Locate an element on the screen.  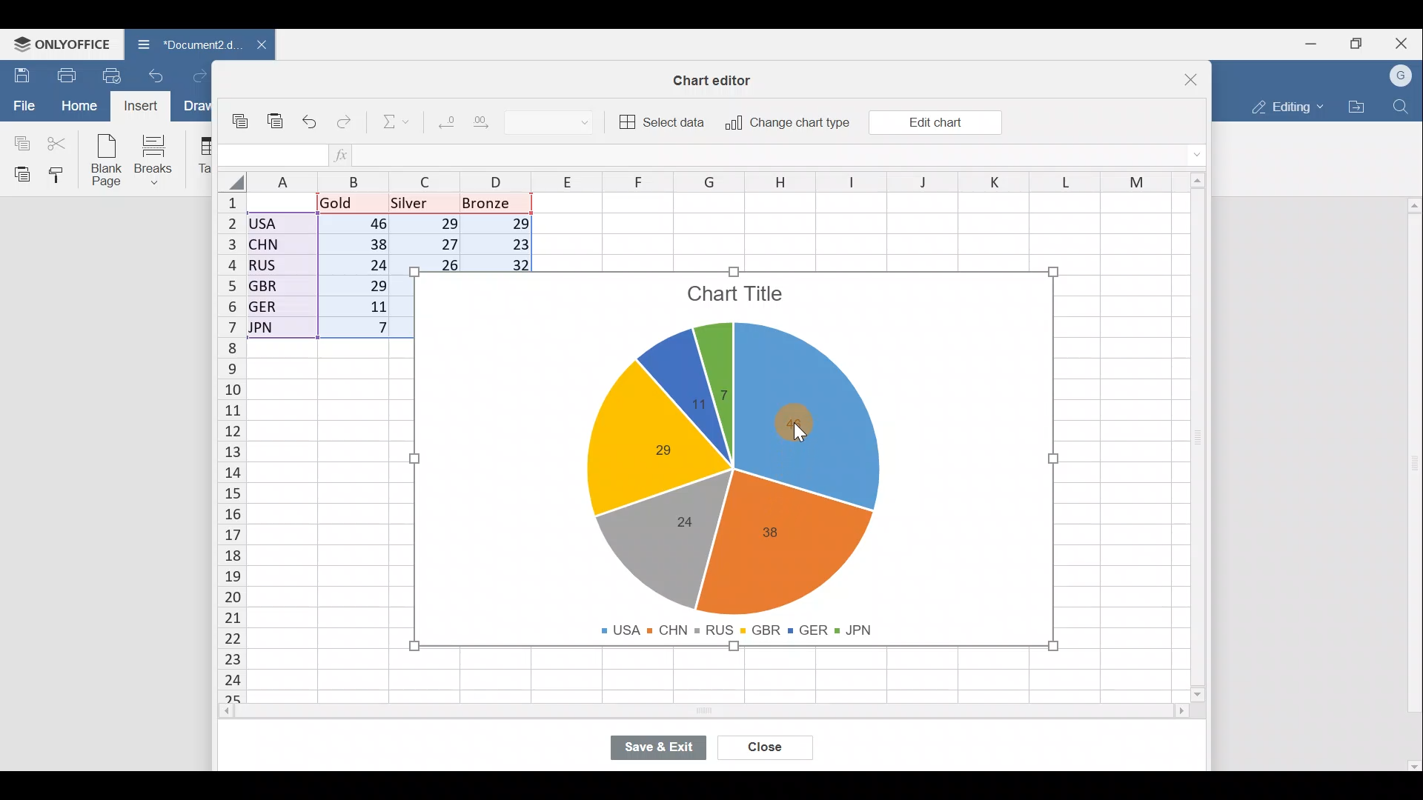
ONLYOFFICE Menu is located at coordinates (59, 44).